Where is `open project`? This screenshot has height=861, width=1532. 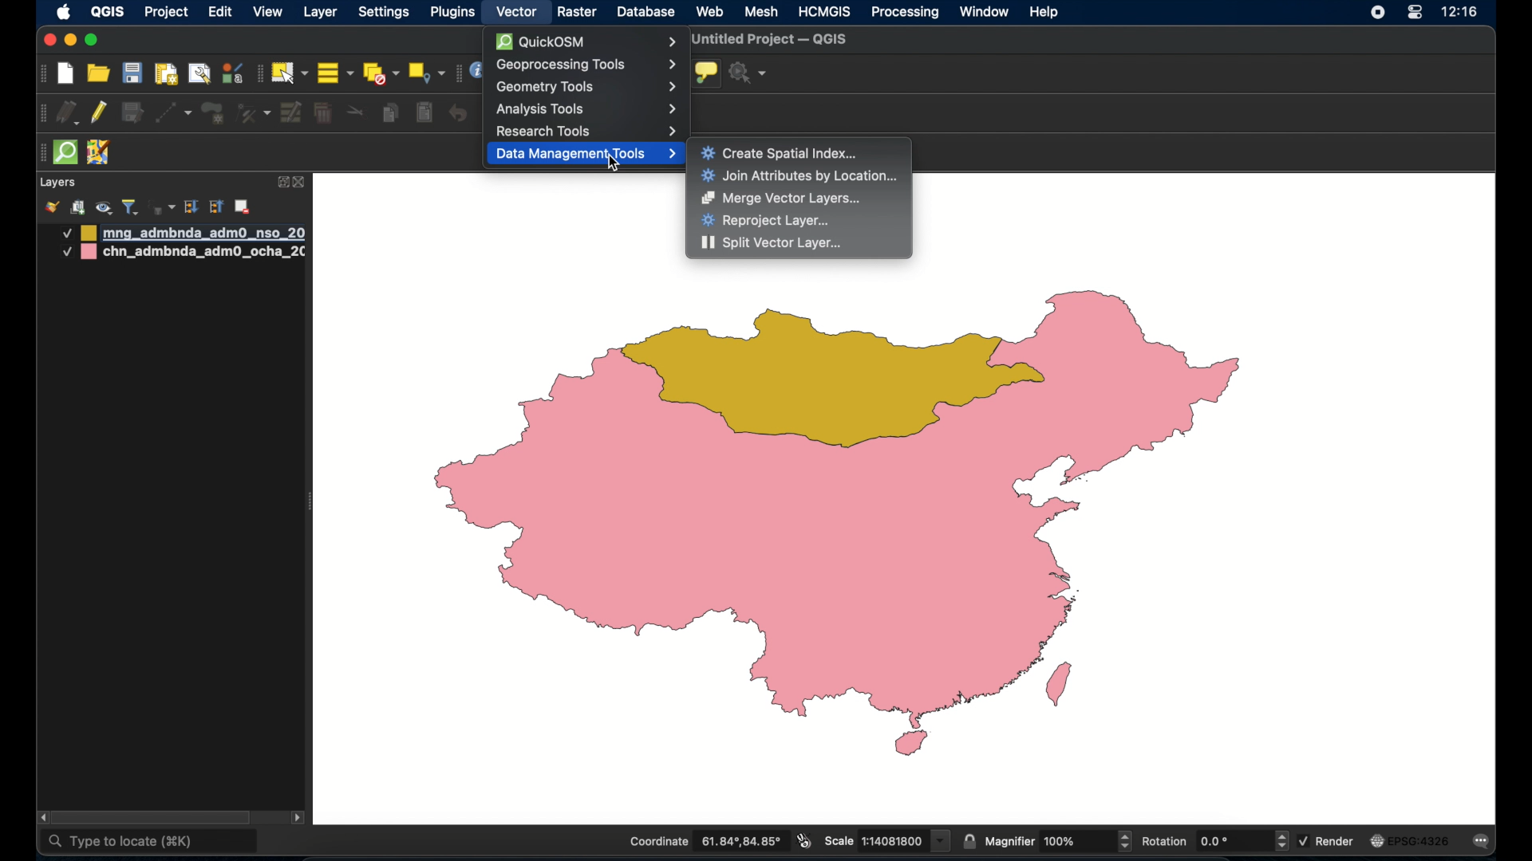 open project is located at coordinates (100, 74).